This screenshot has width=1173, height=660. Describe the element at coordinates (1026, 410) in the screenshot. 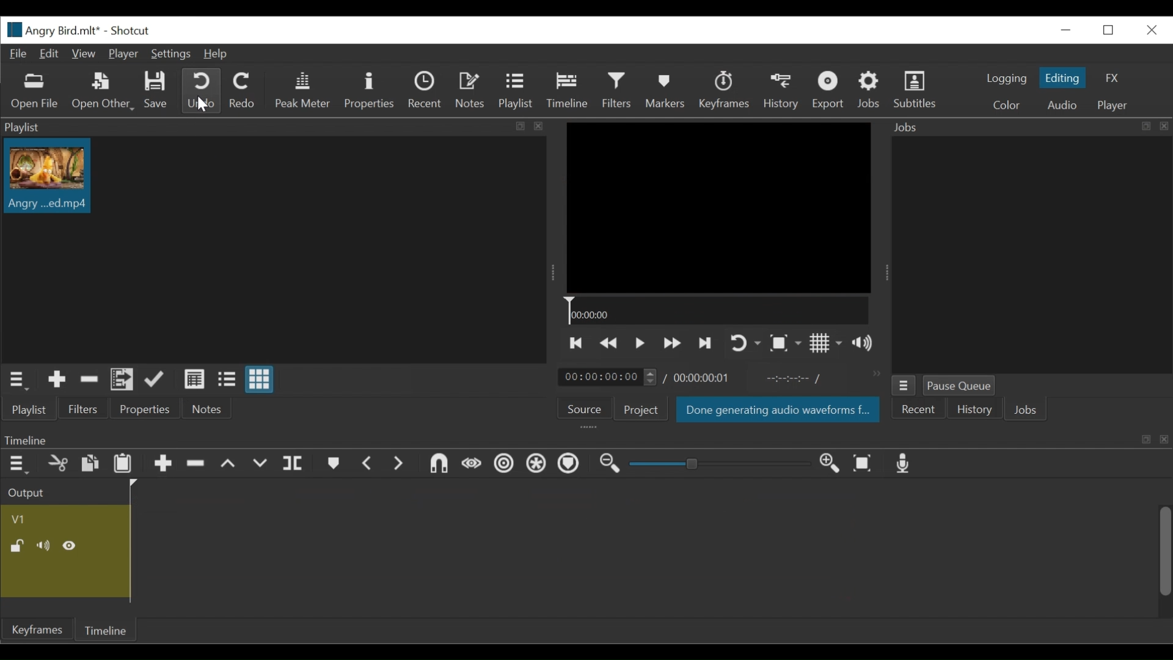

I see `Jobs` at that location.